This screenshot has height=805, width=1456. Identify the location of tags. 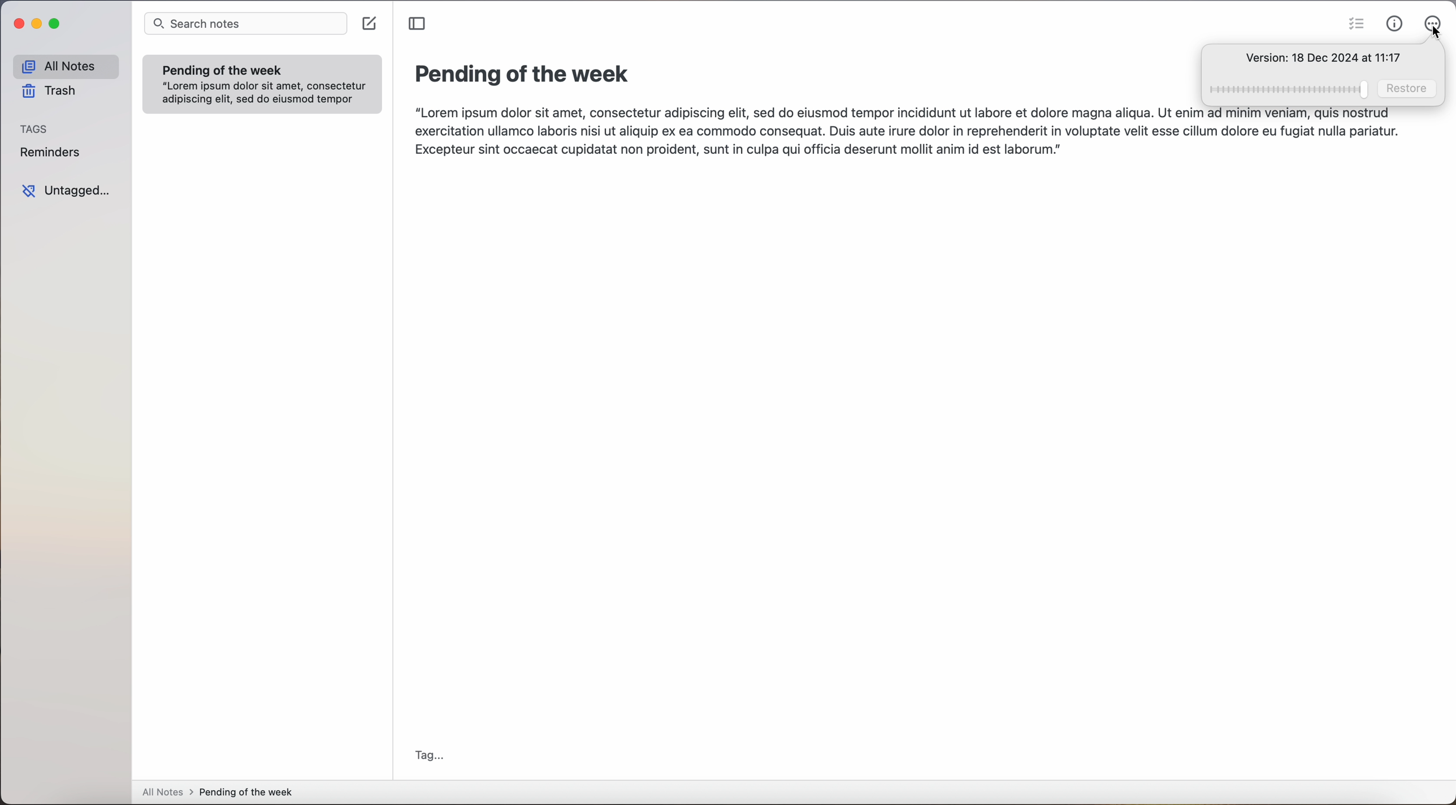
(36, 129).